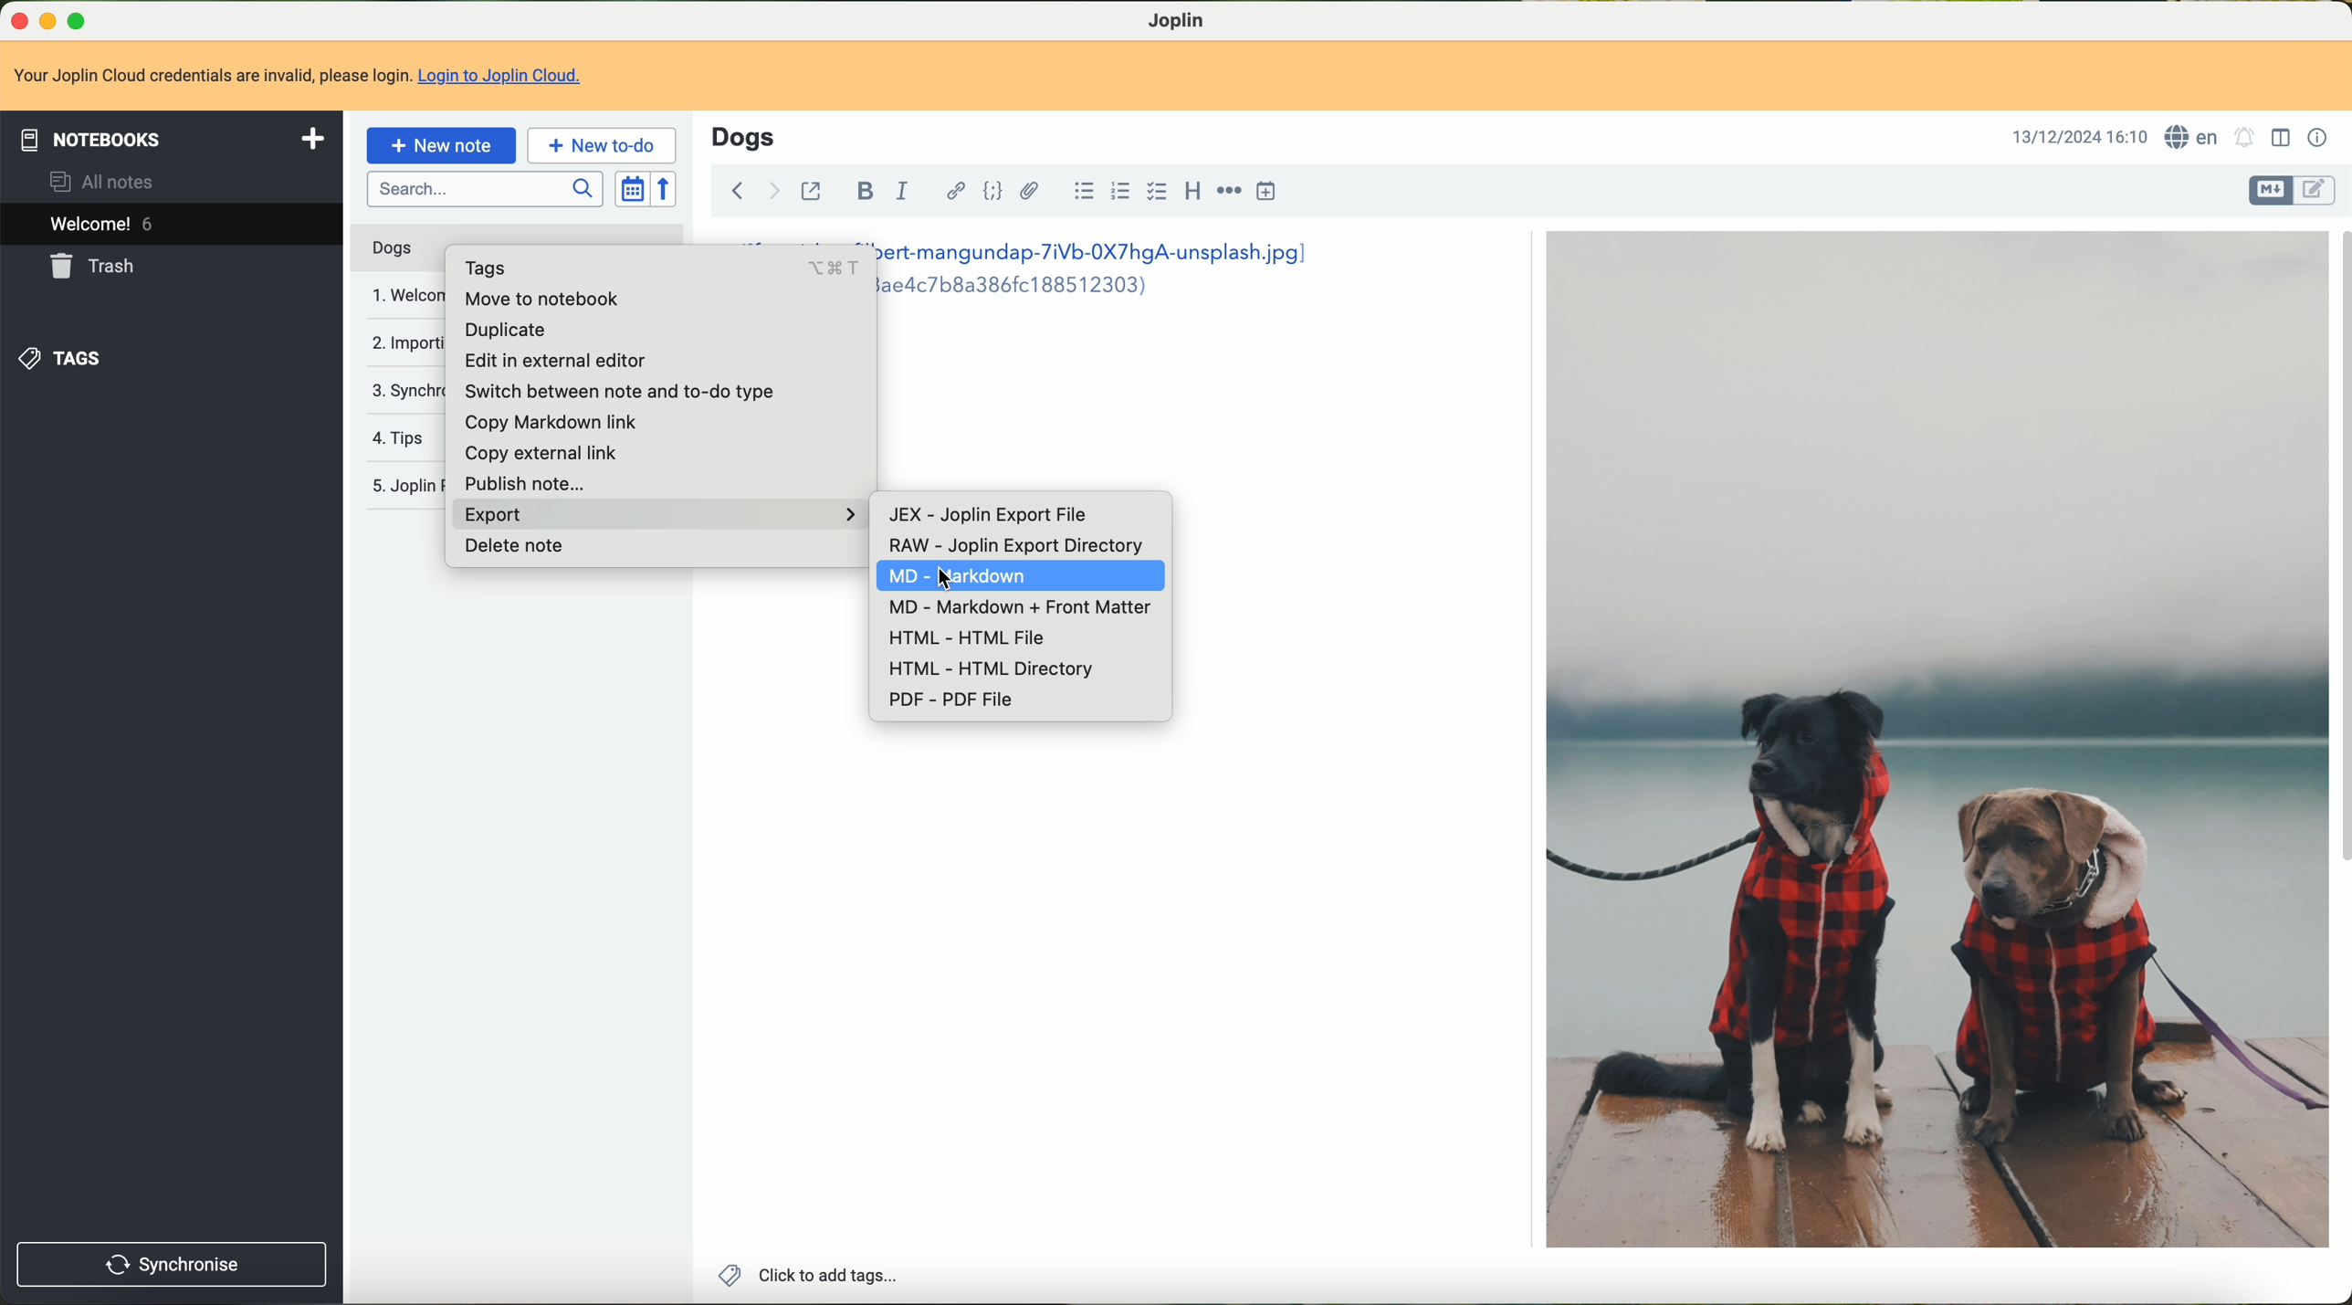 This screenshot has height=1305, width=2352. Describe the element at coordinates (2337, 555) in the screenshot. I see `scroll bar` at that location.